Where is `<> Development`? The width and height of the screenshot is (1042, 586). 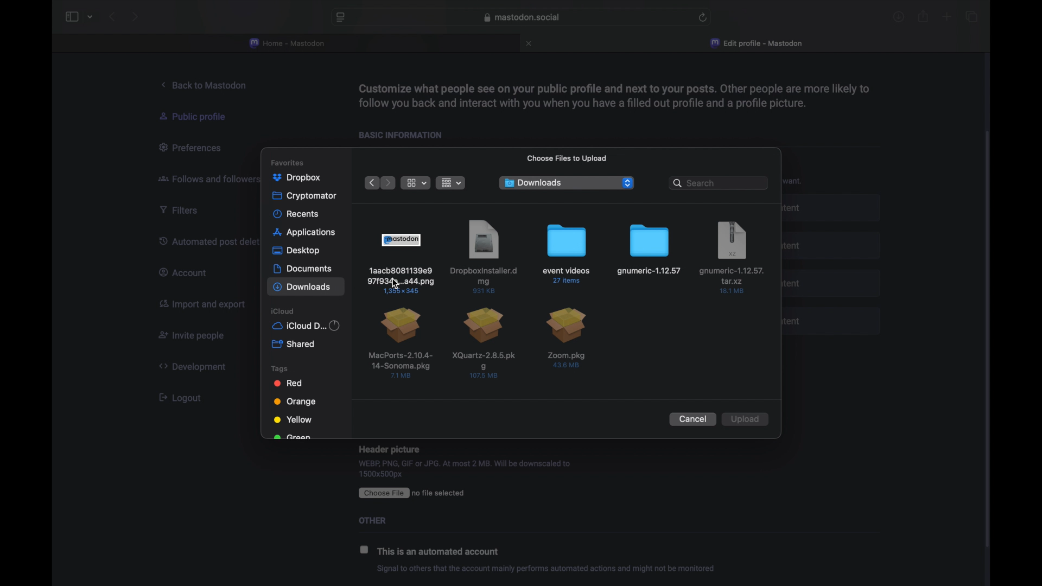 <> Development is located at coordinates (196, 366).